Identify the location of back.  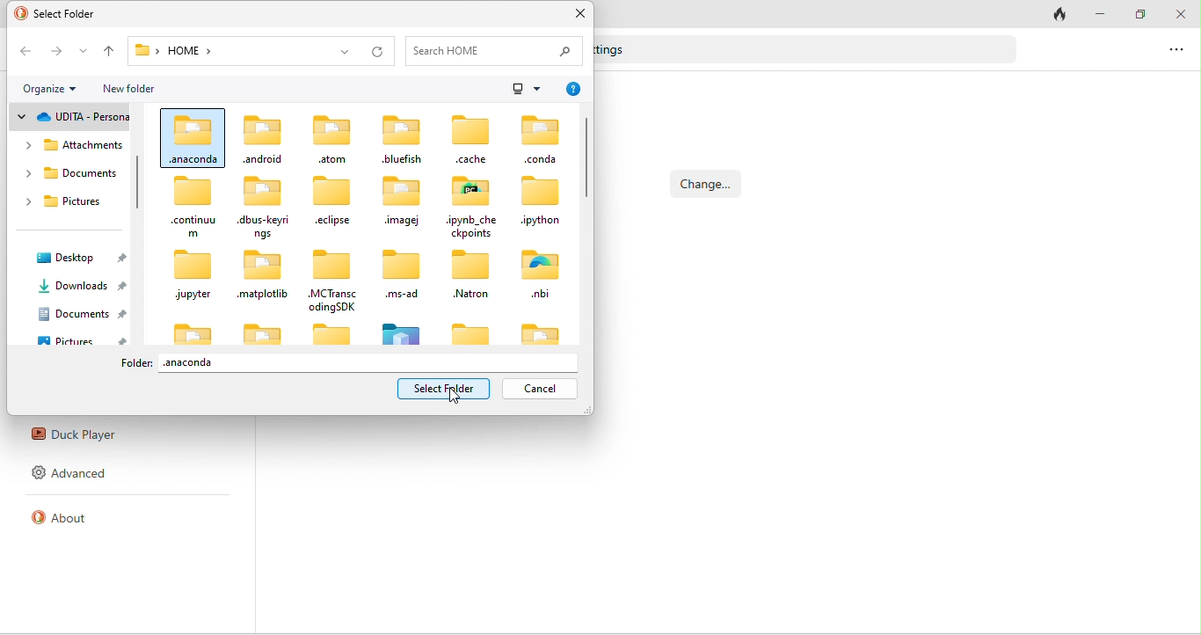
(22, 52).